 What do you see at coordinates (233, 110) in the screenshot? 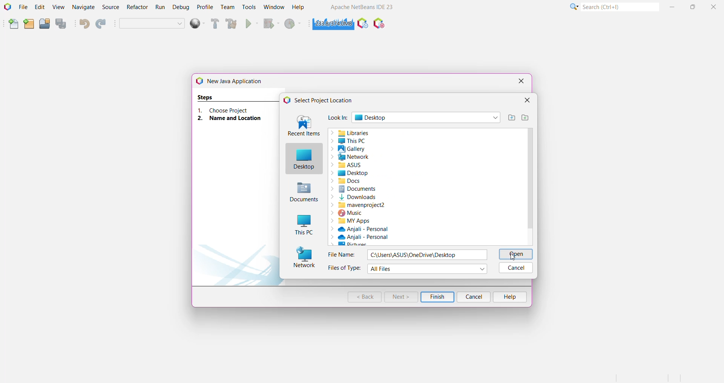
I see `Choose Project` at bounding box center [233, 110].